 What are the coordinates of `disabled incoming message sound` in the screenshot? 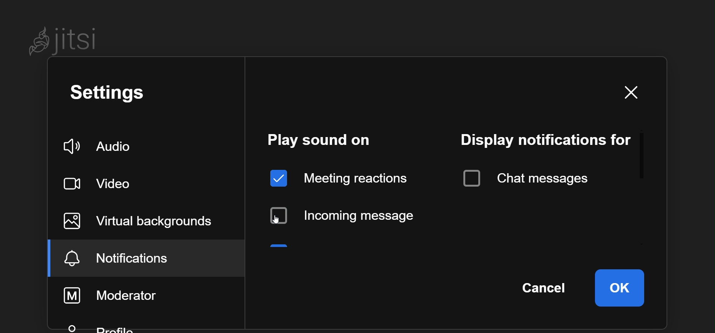 It's located at (344, 214).